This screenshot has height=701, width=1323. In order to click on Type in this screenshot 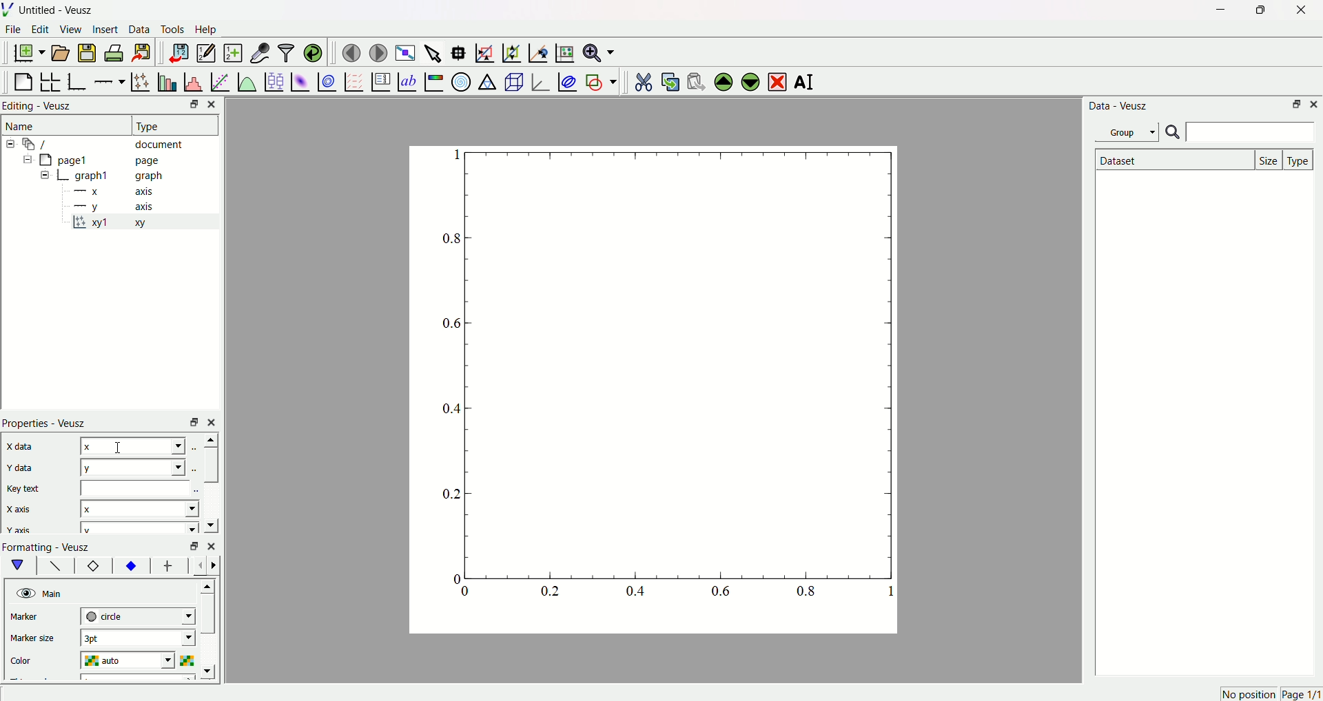, I will do `click(1300, 159)`.